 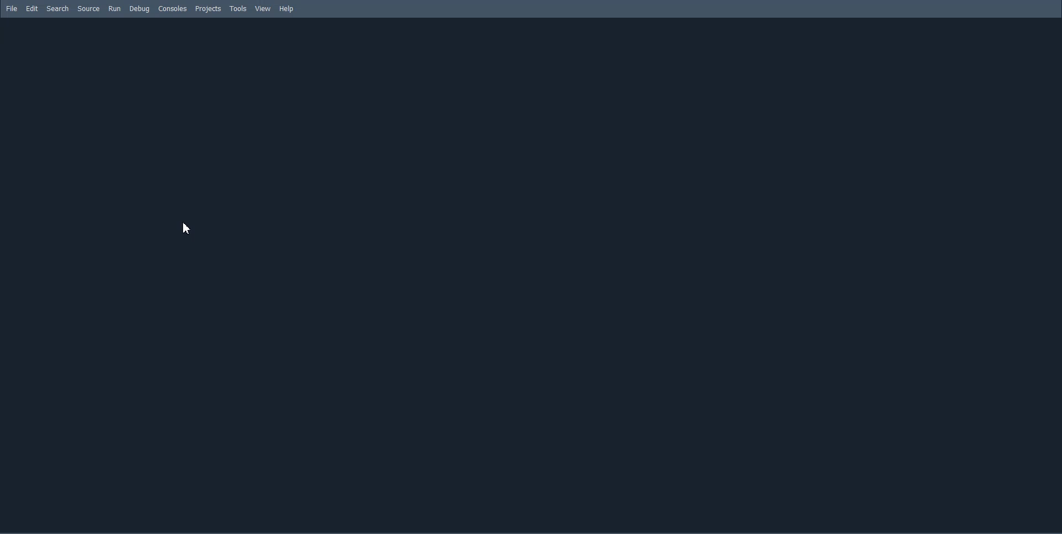 What do you see at coordinates (139, 9) in the screenshot?
I see `Debug` at bounding box center [139, 9].